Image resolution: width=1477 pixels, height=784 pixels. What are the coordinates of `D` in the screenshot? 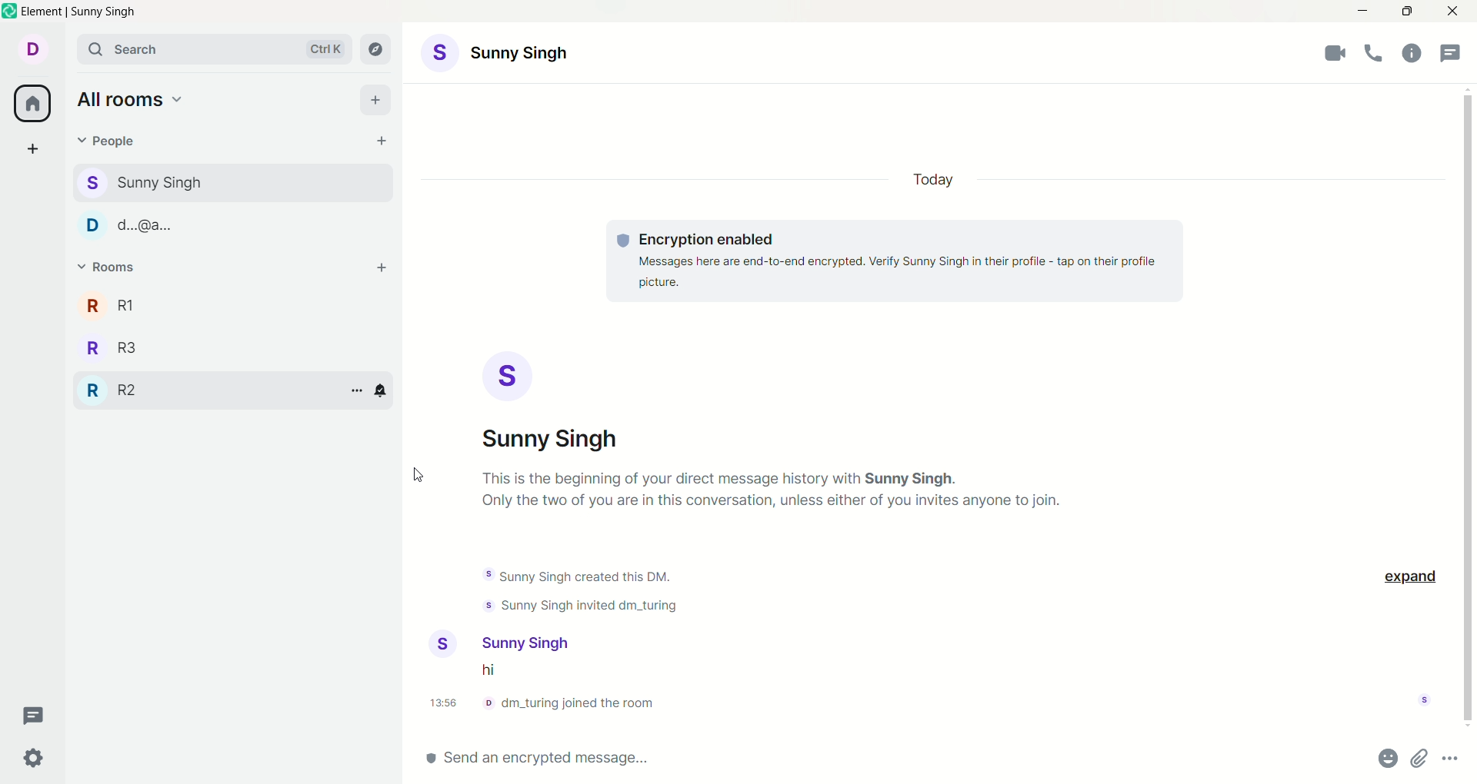 It's located at (132, 224).